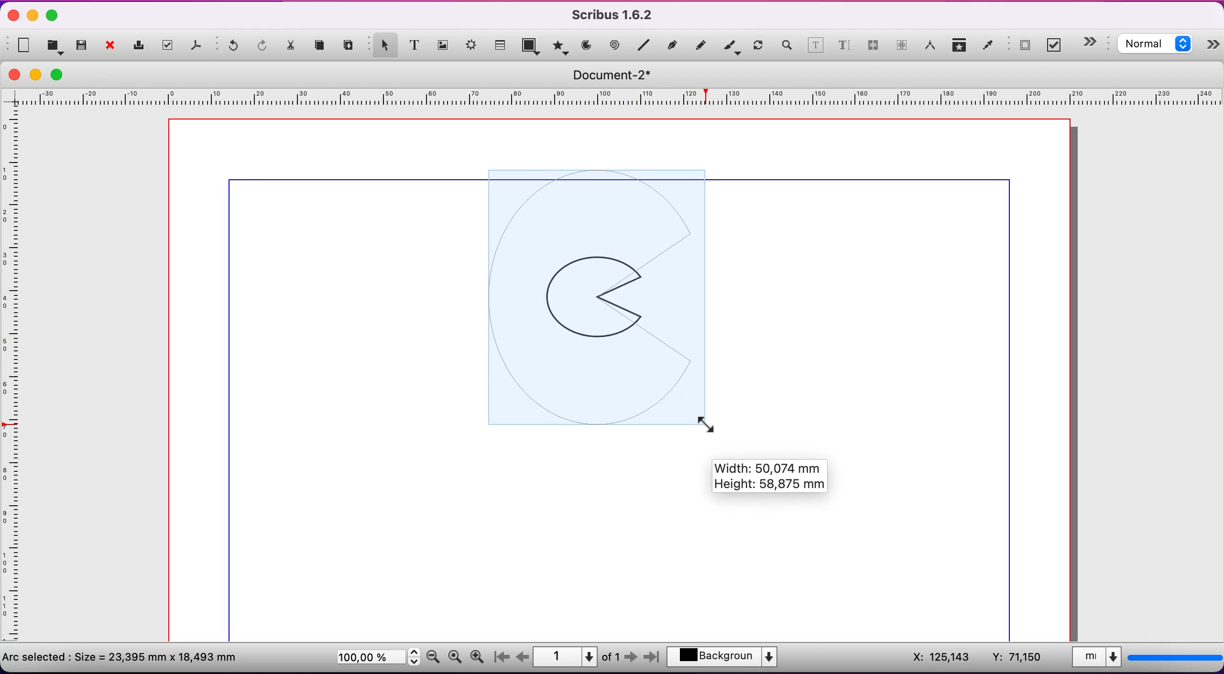 This screenshot has height=674, width=1224. I want to click on vertical measures, so click(14, 379).